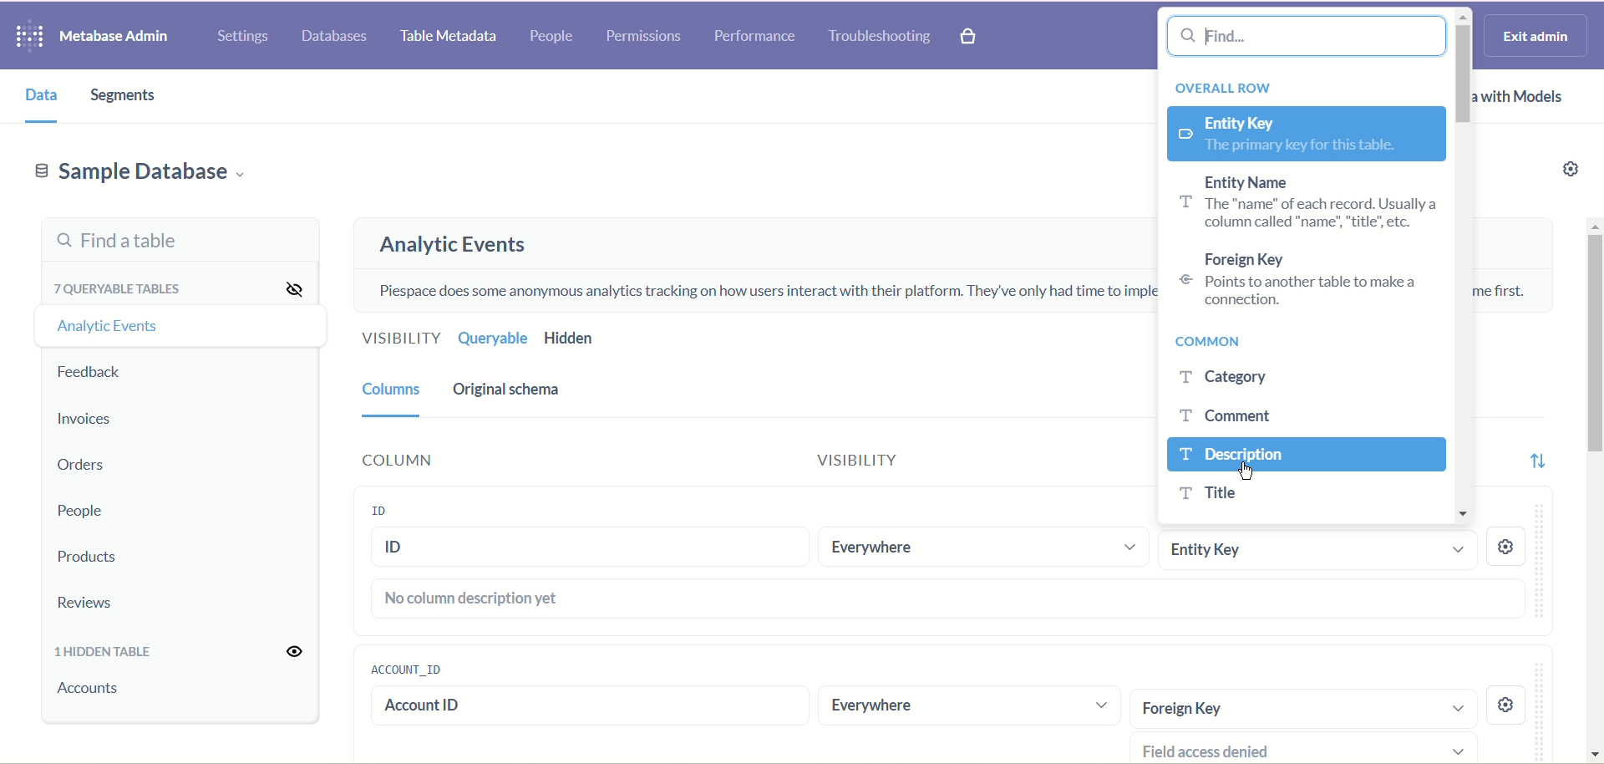  I want to click on queryable, so click(493, 338).